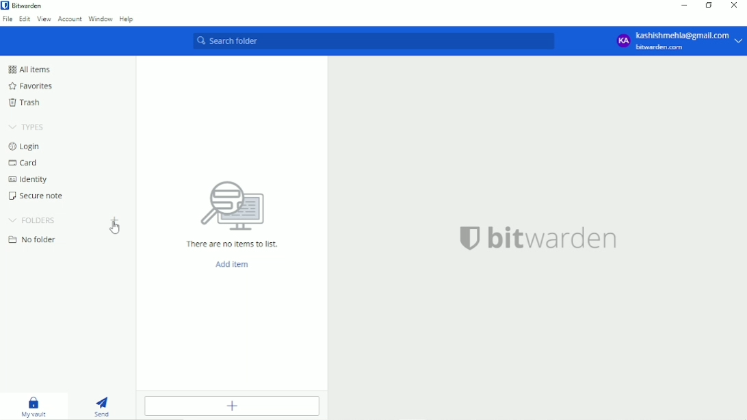 The width and height of the screenshot is (747, 420). Describe the element at coordinates (375, 41) in the screenshot. I see `Search folder` at that location.